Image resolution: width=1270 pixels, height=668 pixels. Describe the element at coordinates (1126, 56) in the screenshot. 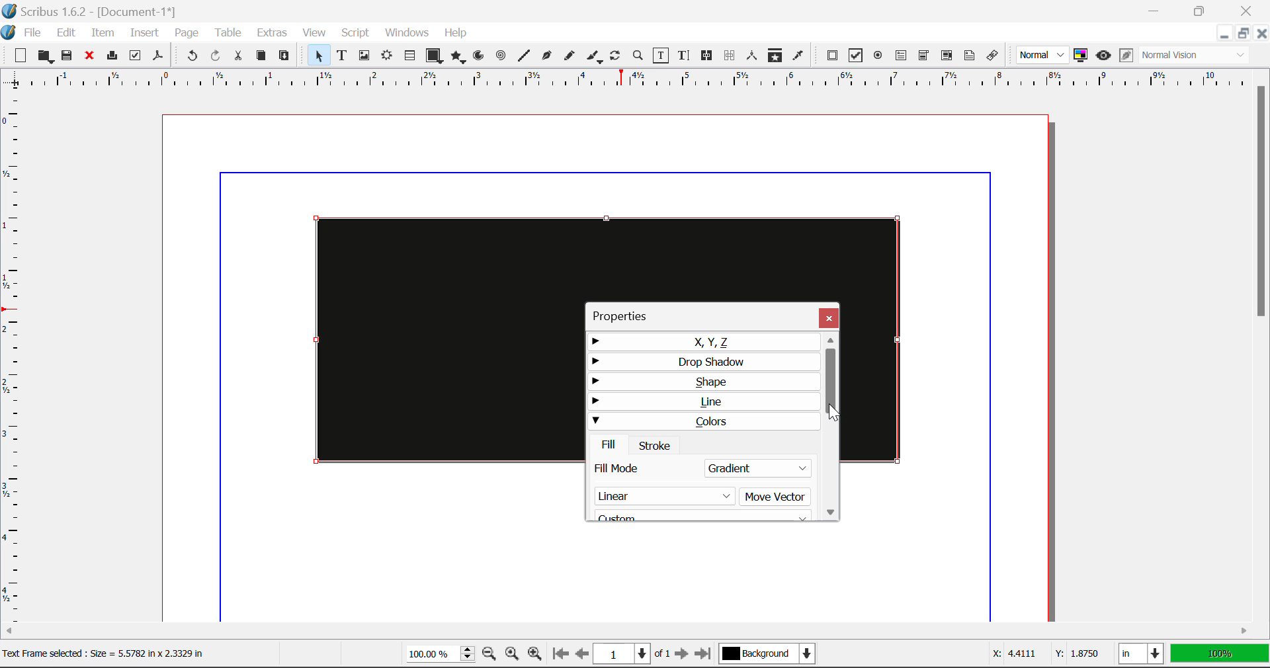

I see `Edit in Preview Mode` at that location.